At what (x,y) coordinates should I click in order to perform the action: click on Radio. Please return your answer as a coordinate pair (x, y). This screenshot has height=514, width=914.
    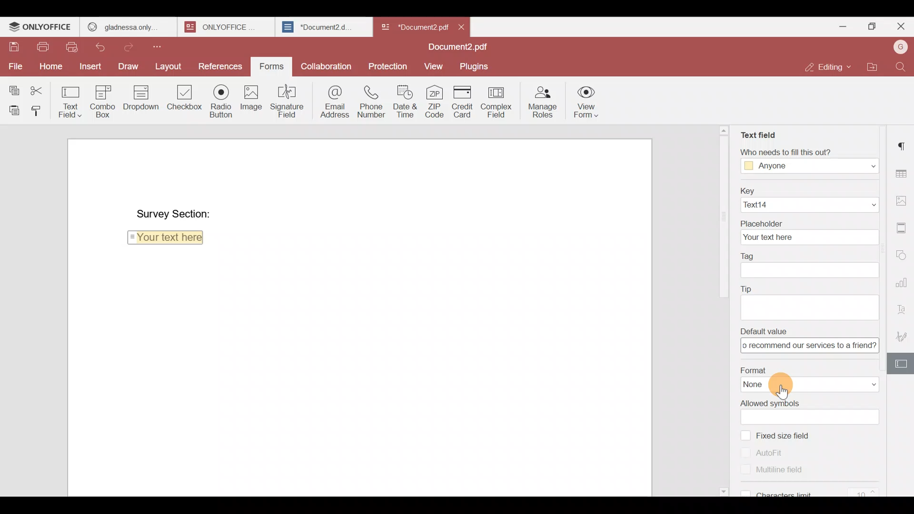
    Looking at the image, I should click on (220, 99).